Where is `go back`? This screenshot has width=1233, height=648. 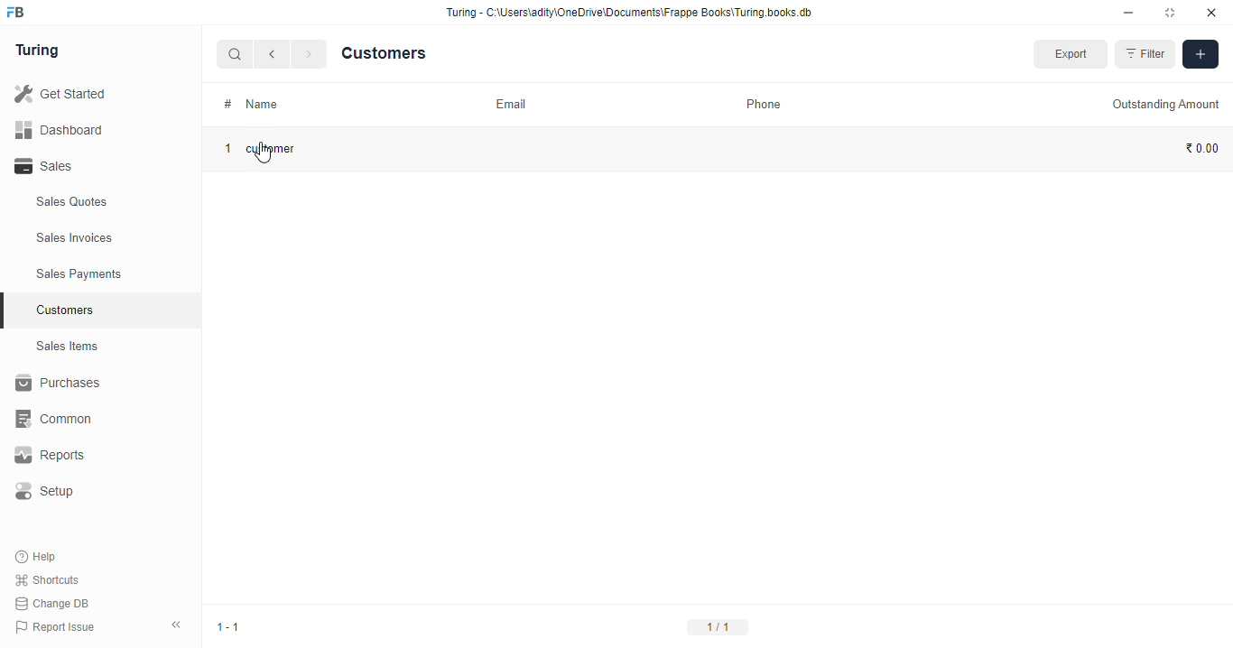
go back is located at coordinates (275, 55).